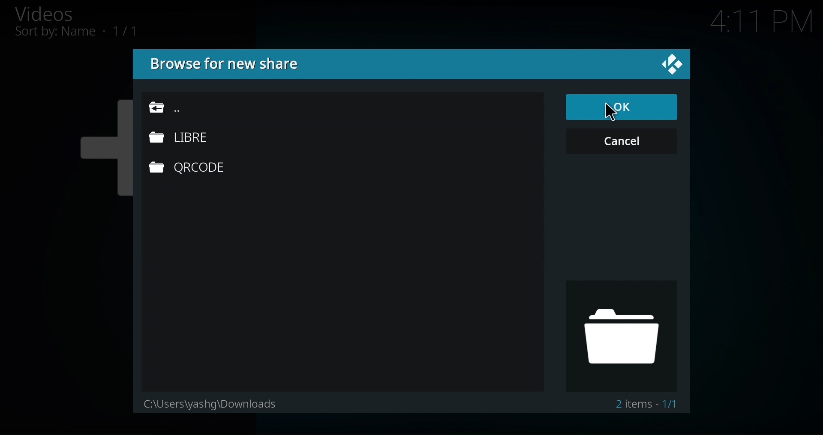  What do you see at coordinates (192, 168) in the screenshot?
I see `QRCODE ` at bounding box center [192, 168].